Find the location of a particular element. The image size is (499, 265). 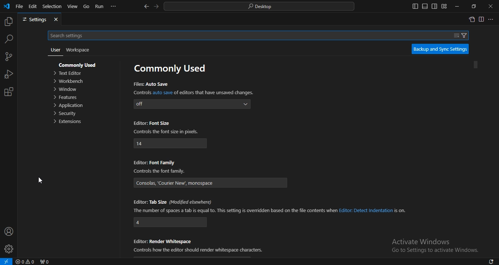

settings is located at coordinates (39, 19).